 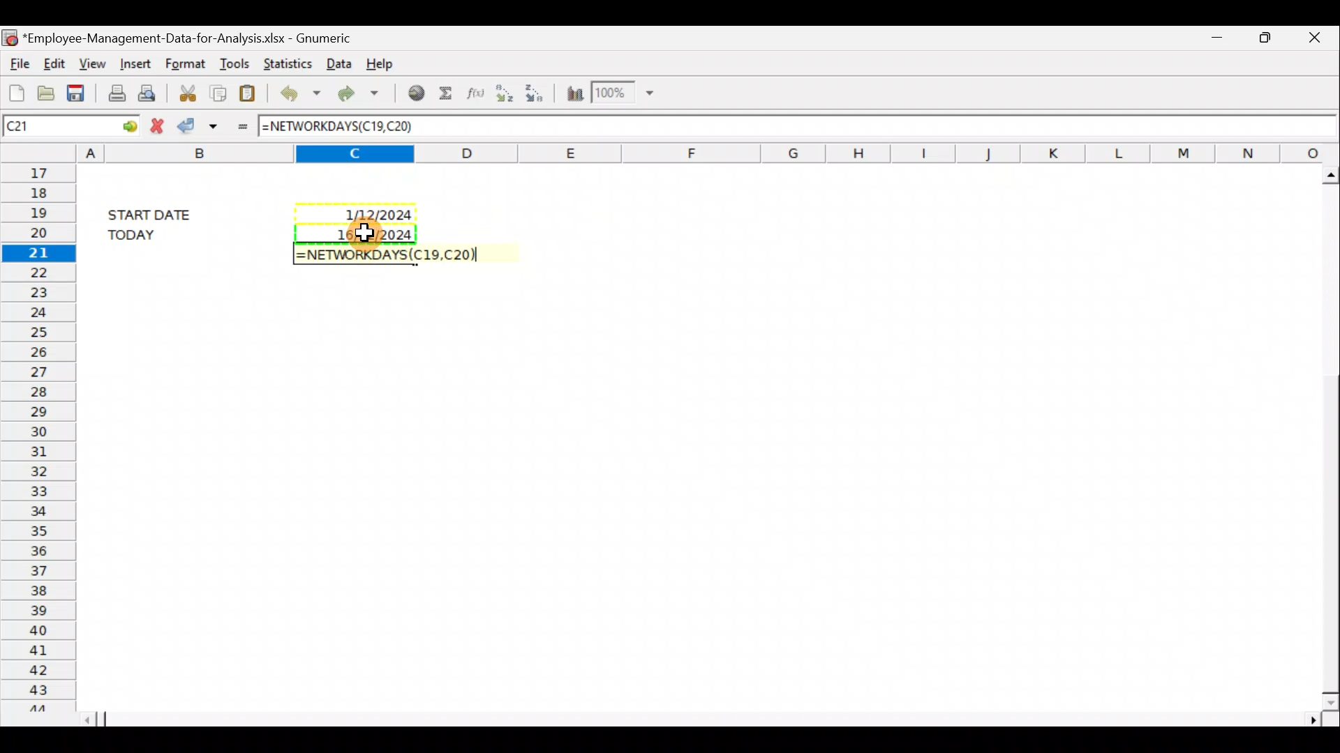 I want to click on Scroll bar, so click(x=1325, y=434).